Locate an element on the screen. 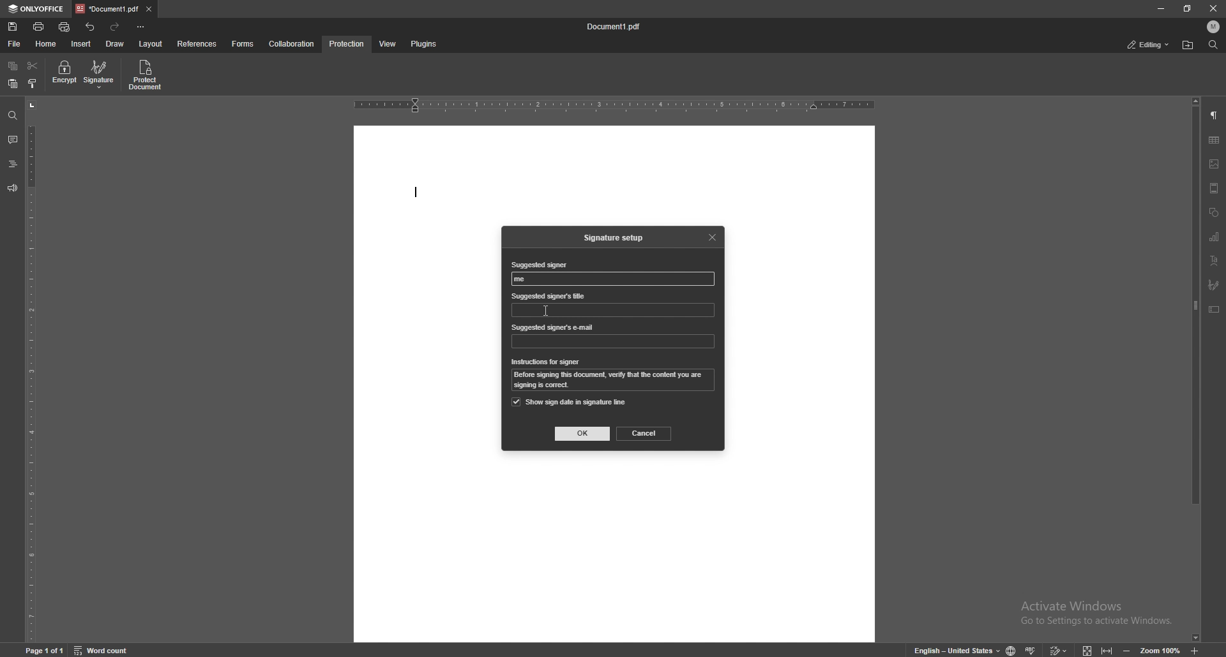 The image size is (1226, 657). signature is located at coordinates (1214, 285).